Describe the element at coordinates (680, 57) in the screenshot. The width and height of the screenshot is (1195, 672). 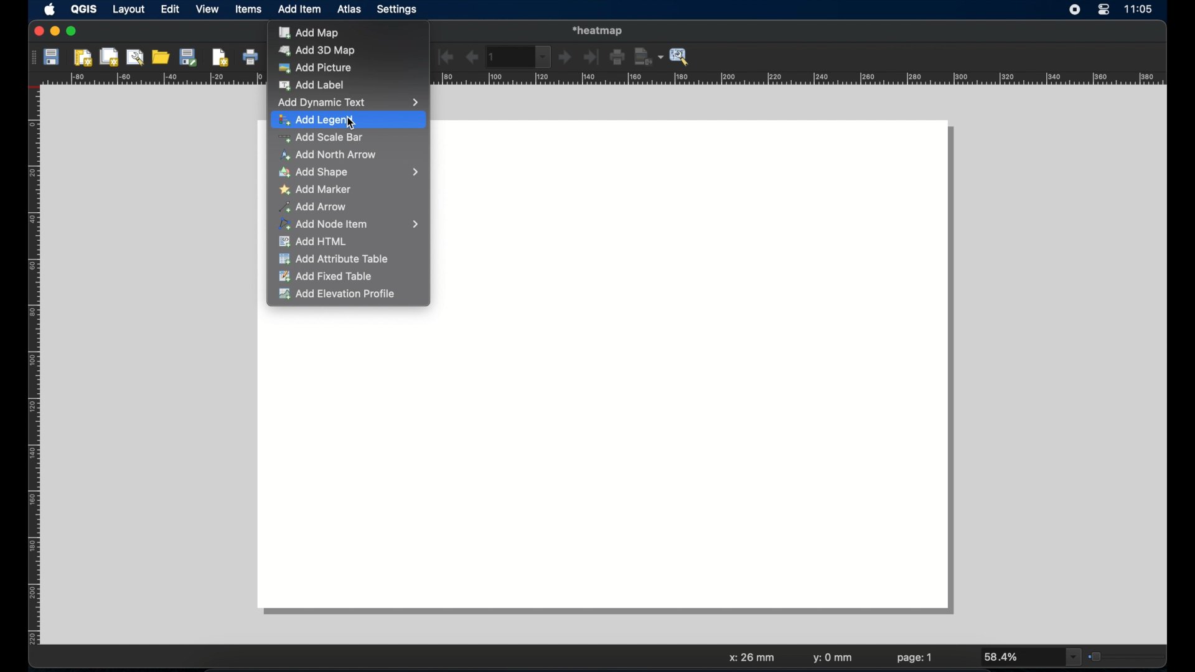
I see `atlas settings` at that location.